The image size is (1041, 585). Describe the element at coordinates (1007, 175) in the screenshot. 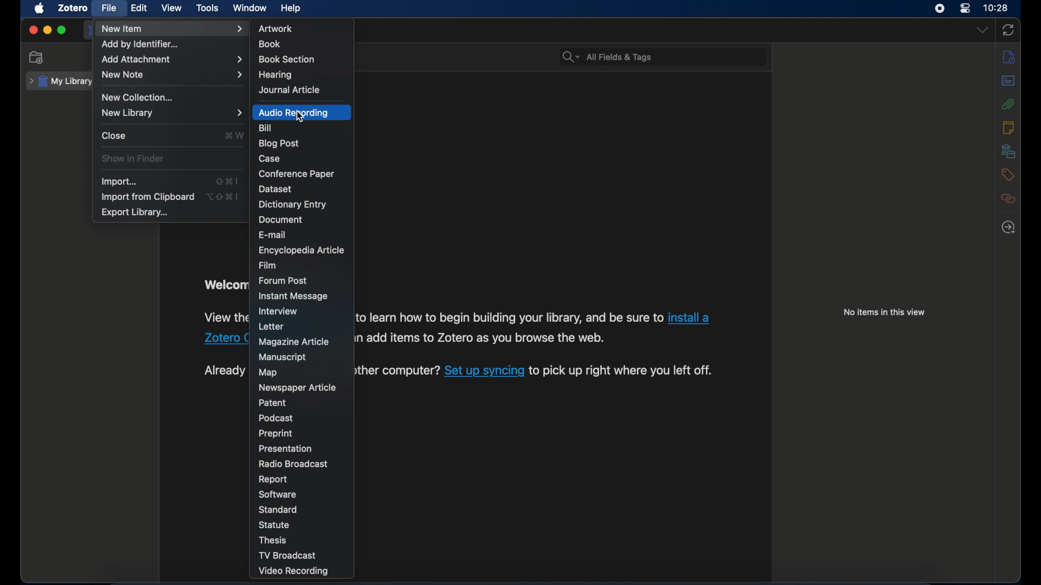

I see `tags` at that location.